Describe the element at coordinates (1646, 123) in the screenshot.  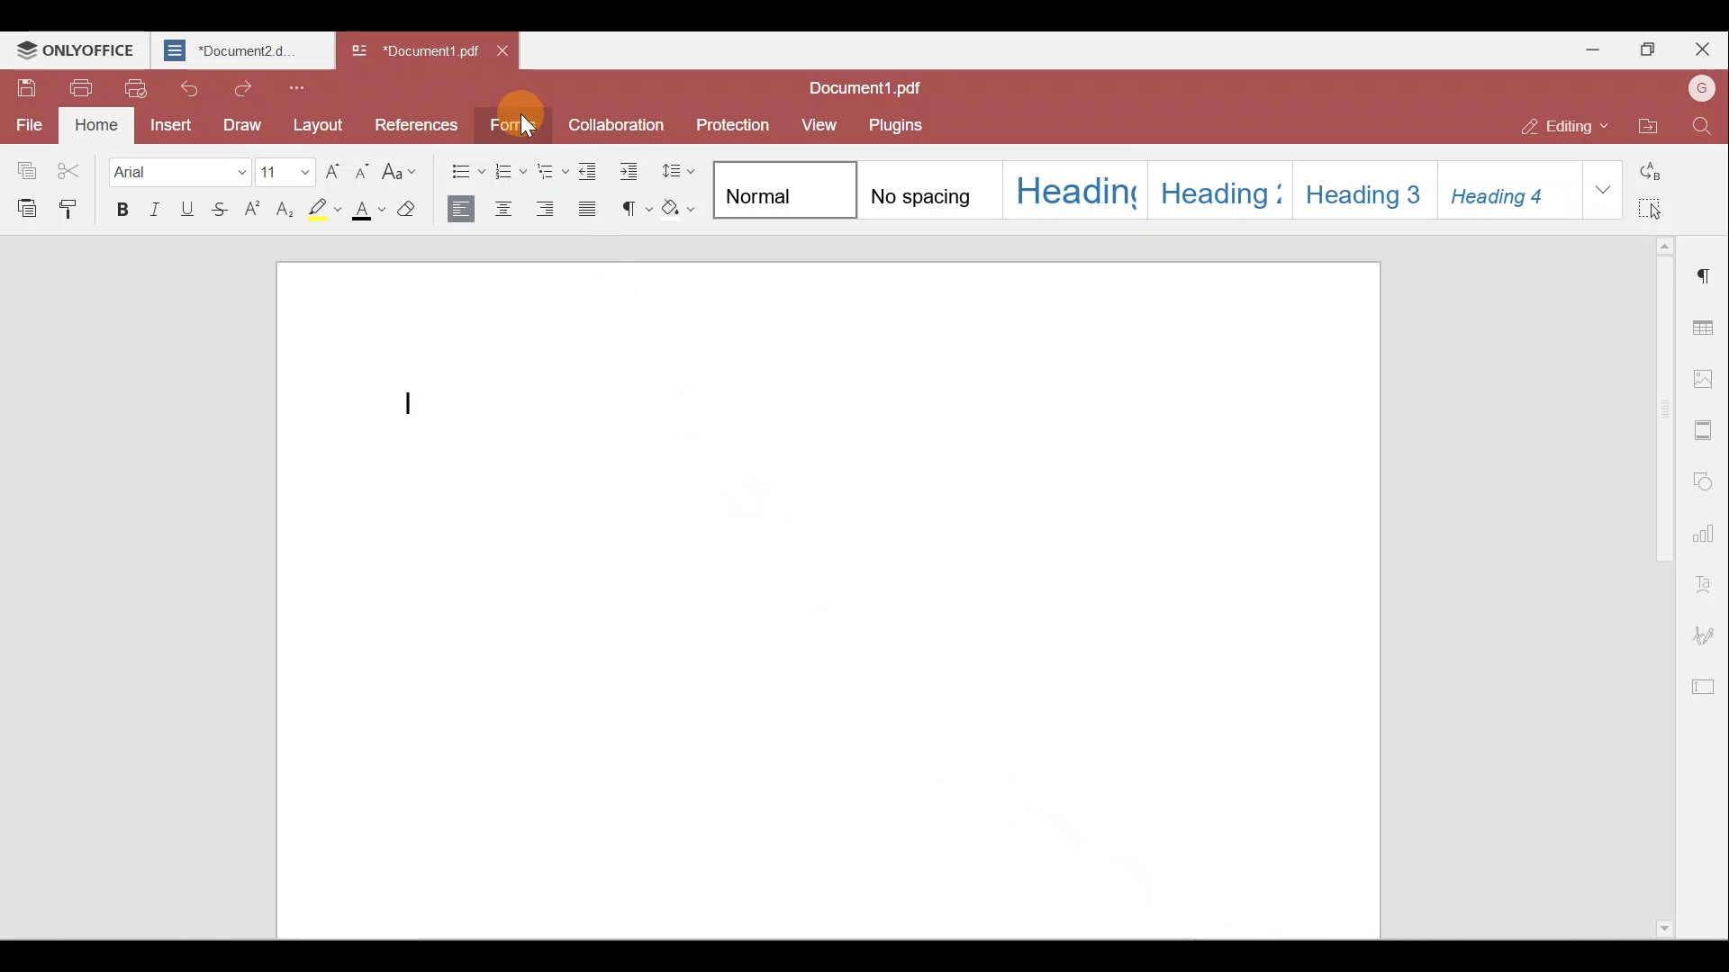
I see `Open file location` at that location.